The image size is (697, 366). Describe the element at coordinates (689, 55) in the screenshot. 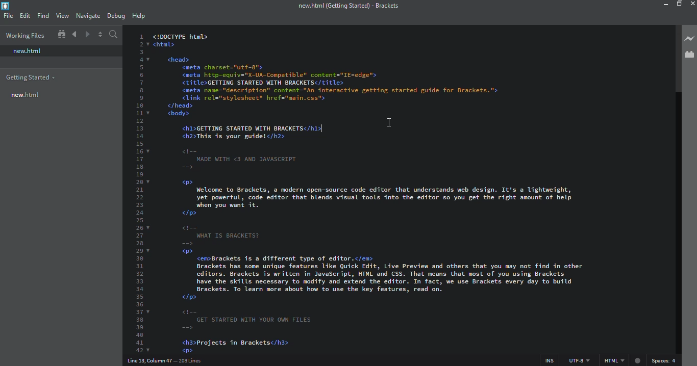

I see `extension manager` at that location.